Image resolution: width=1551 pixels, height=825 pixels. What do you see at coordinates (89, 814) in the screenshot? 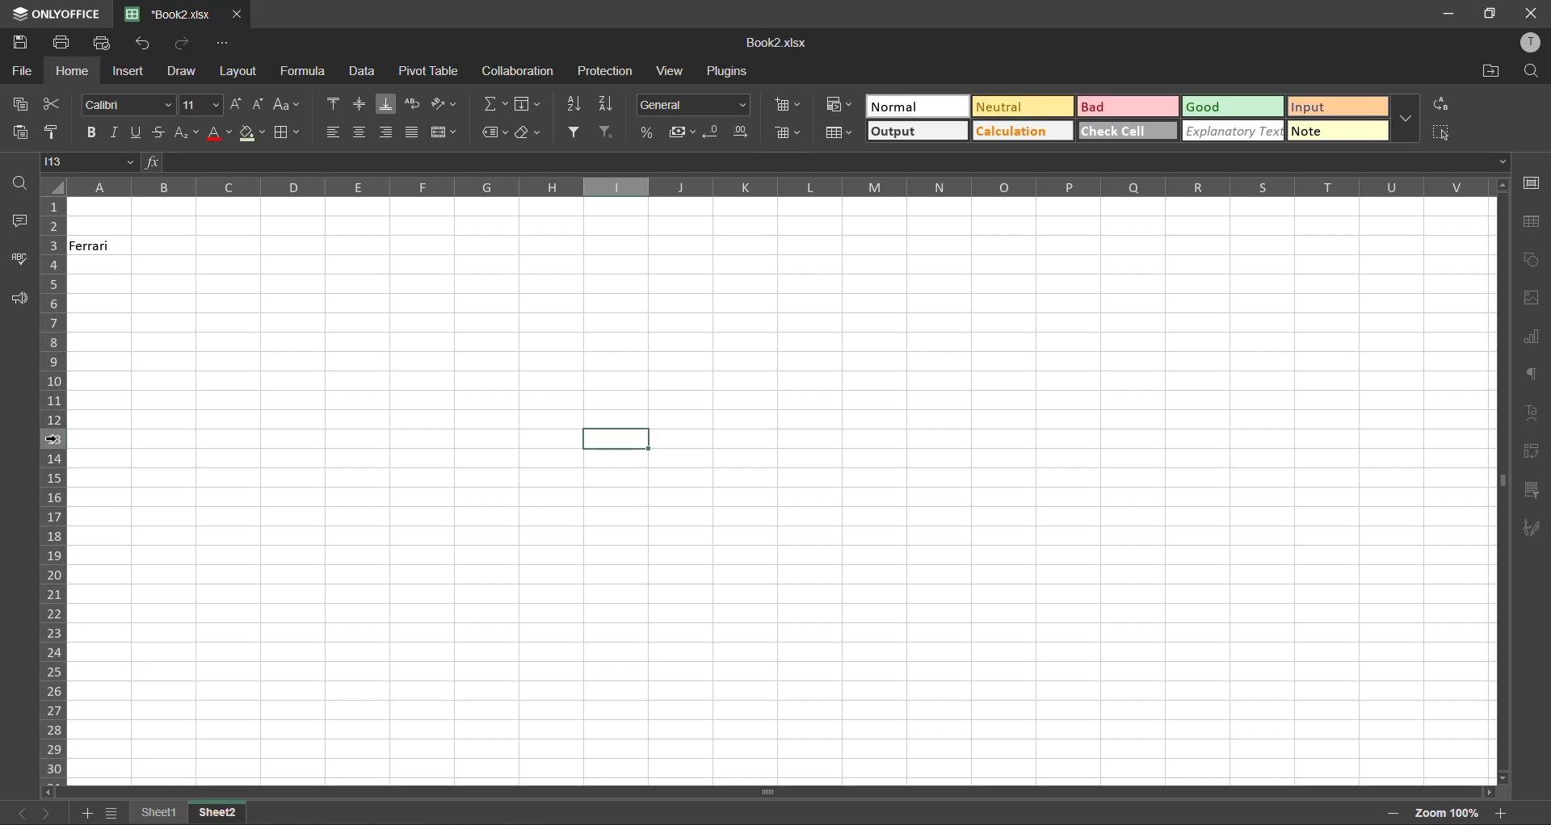
I see `add sheet` at bounding box center [89, 814].